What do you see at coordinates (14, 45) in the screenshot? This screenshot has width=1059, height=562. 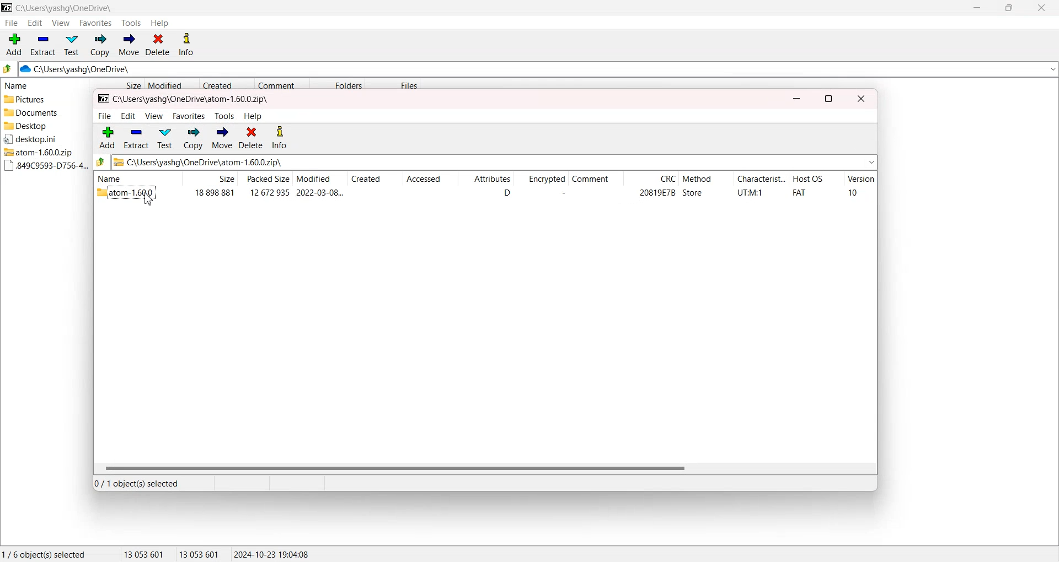 I see `Add` at bounding box center [14, 45].